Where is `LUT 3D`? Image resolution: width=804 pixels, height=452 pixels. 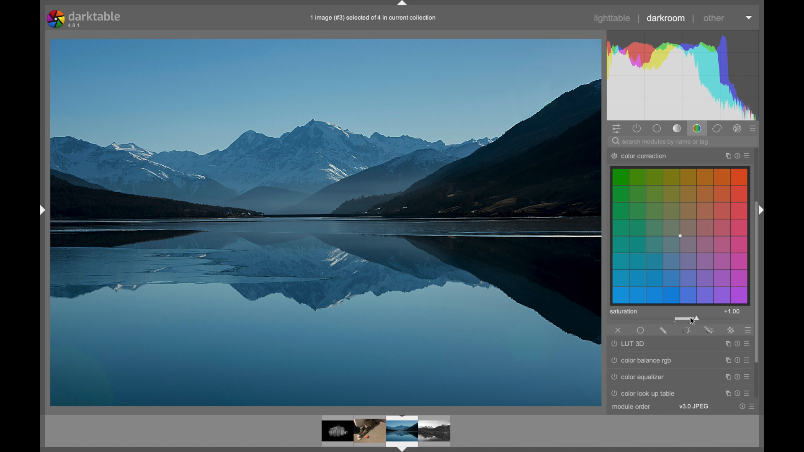 LUT 3D is located at coordinates (629, 344).